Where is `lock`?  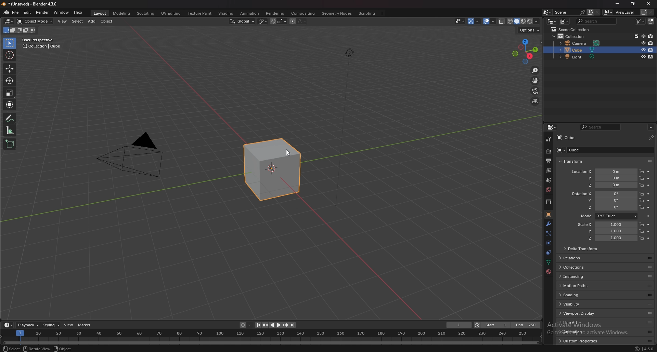
lock is located at coordinates (641, 185).